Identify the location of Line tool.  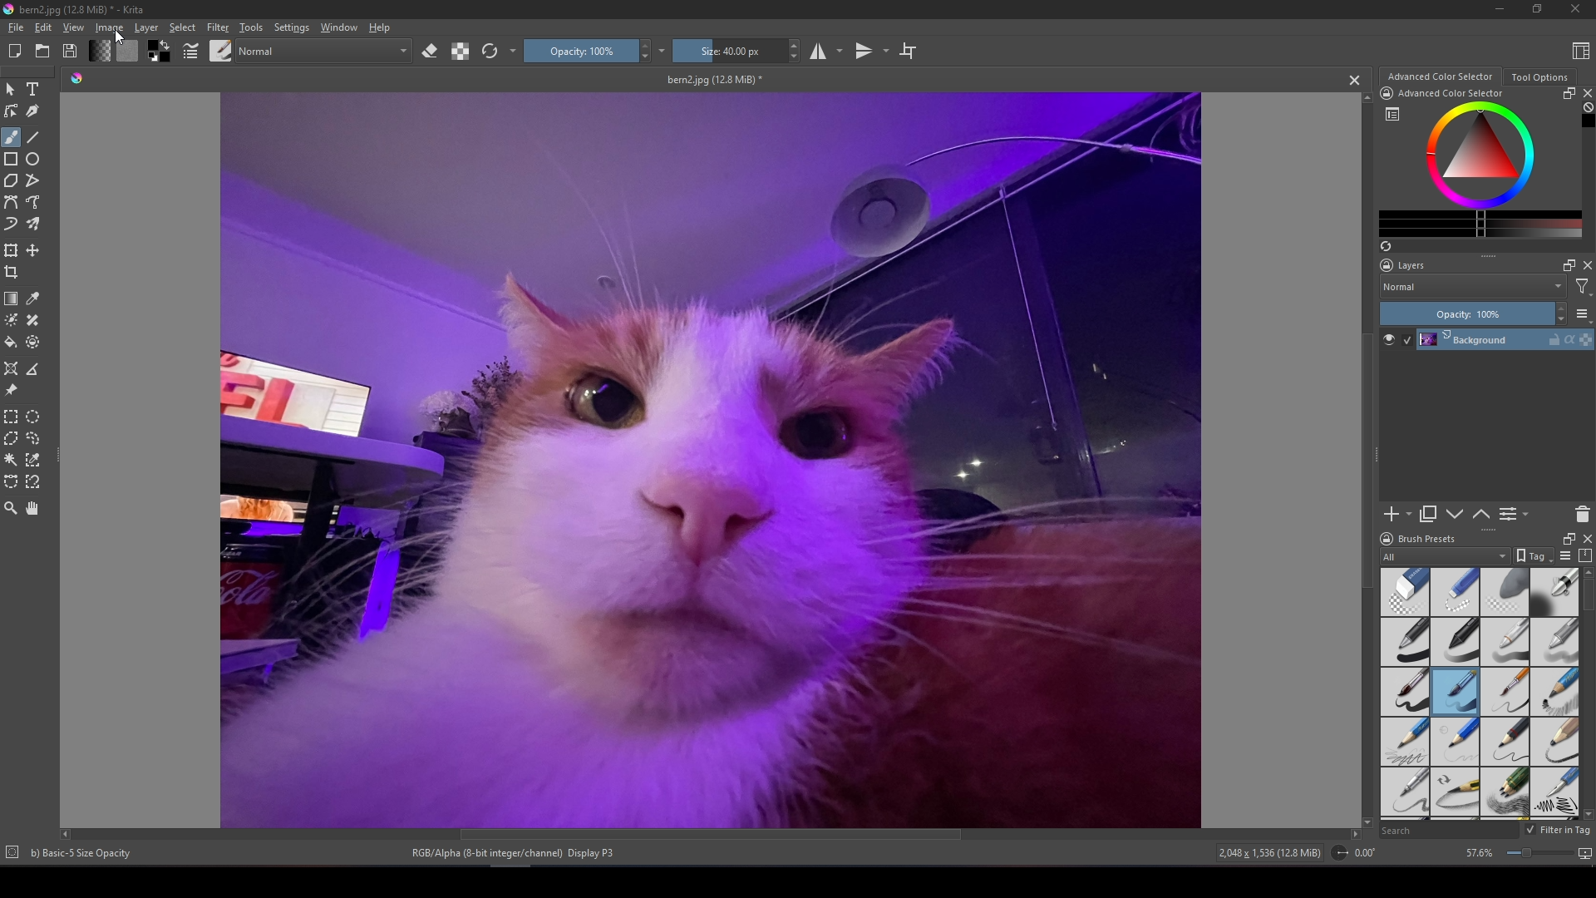
(33, 138).